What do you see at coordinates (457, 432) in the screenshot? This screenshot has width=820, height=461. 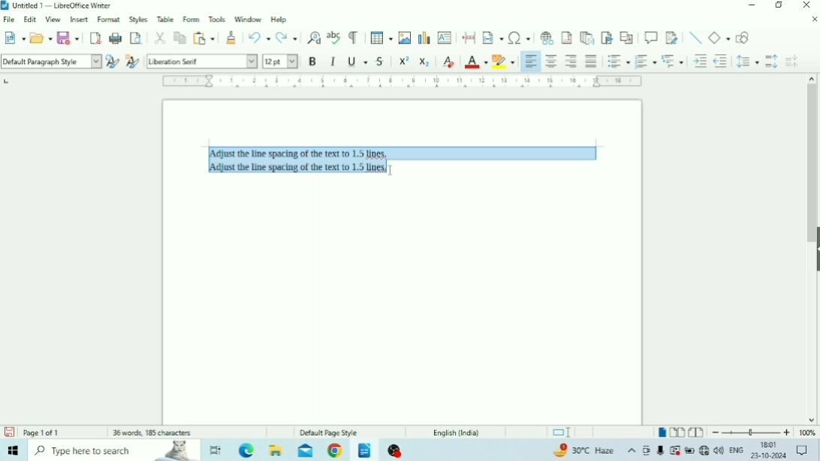 I see `Language` at bounding box center [457, 432].